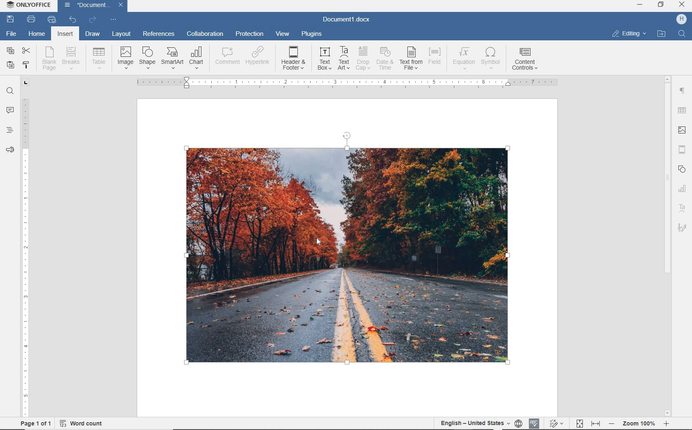 The height and width of the screenshot is (430, 692). What do you see at coordinates (84, 424) in the screenshot?
I see `word count` at bounding box center [84, 424].